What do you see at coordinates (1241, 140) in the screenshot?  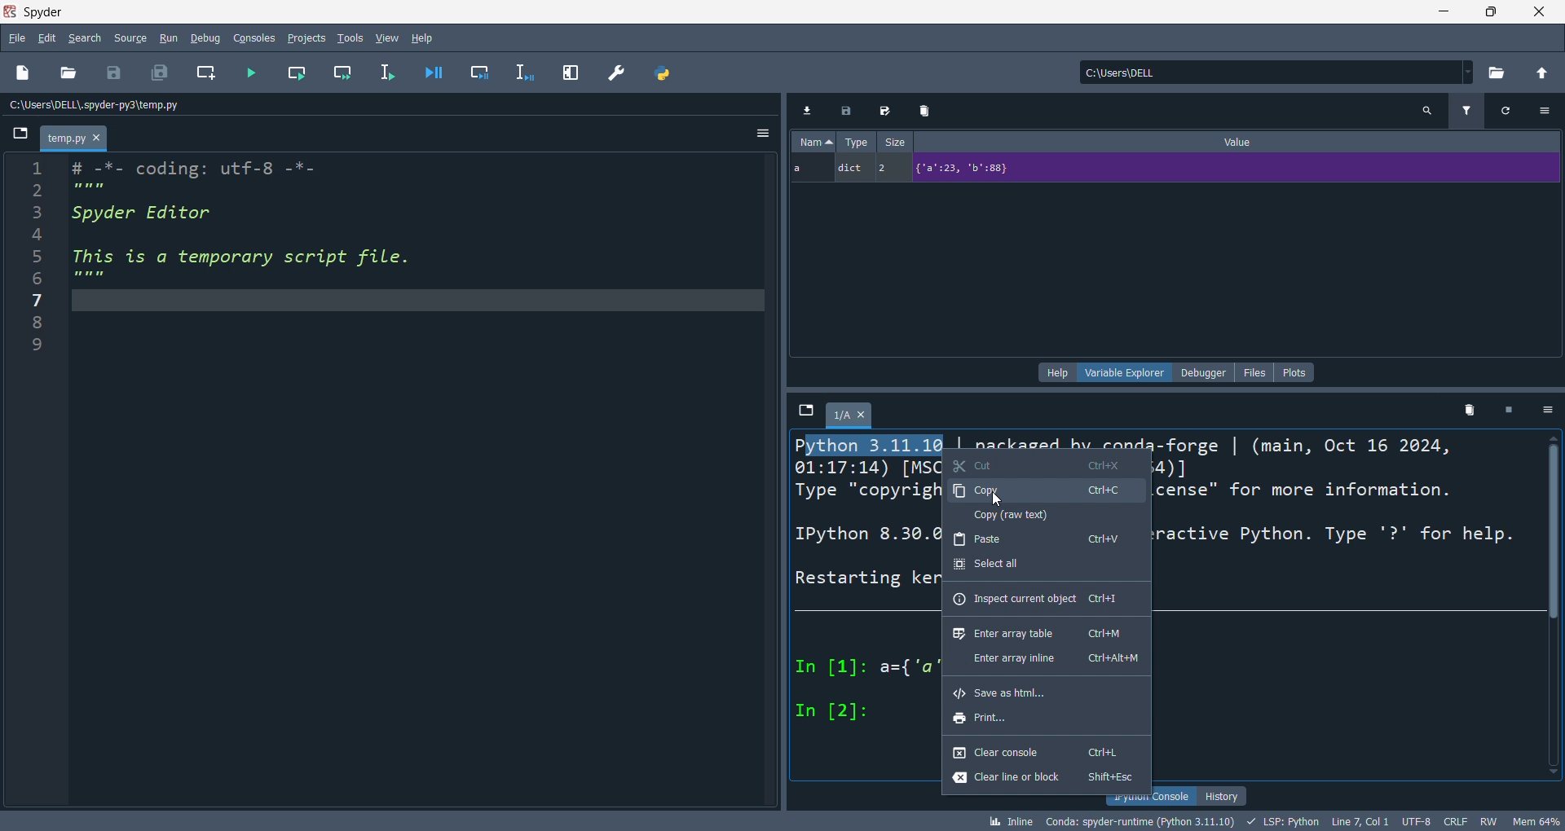 I see `value` at bounding box center [1241, 140].